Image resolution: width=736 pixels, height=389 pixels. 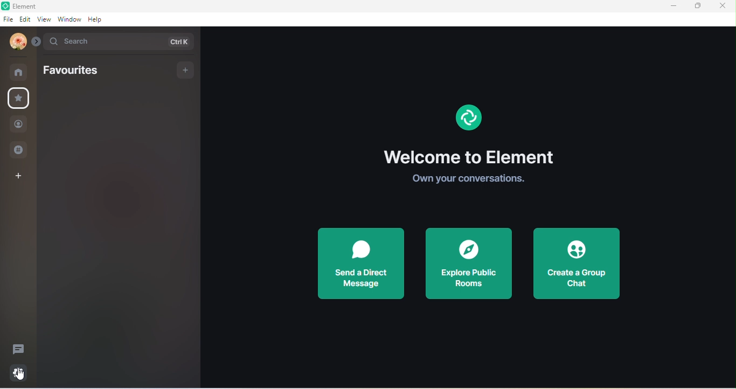 What do you see at coordinates (671, 6) in the screenshot?
I see `minimize` at bounding box center [671, 6].